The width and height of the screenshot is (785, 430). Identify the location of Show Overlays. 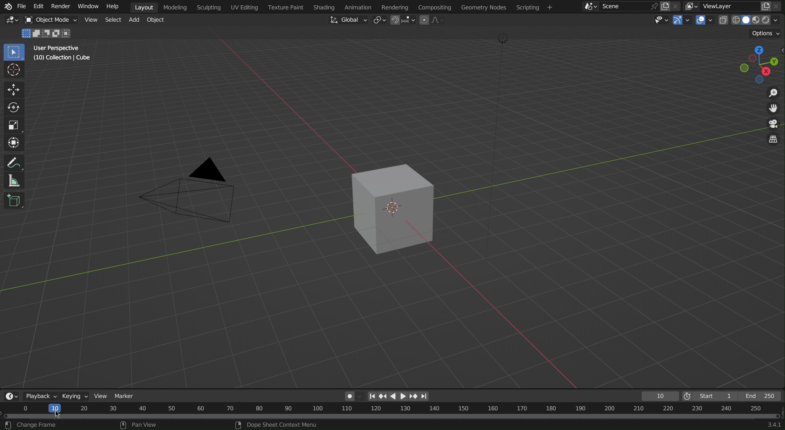
(706, 20).